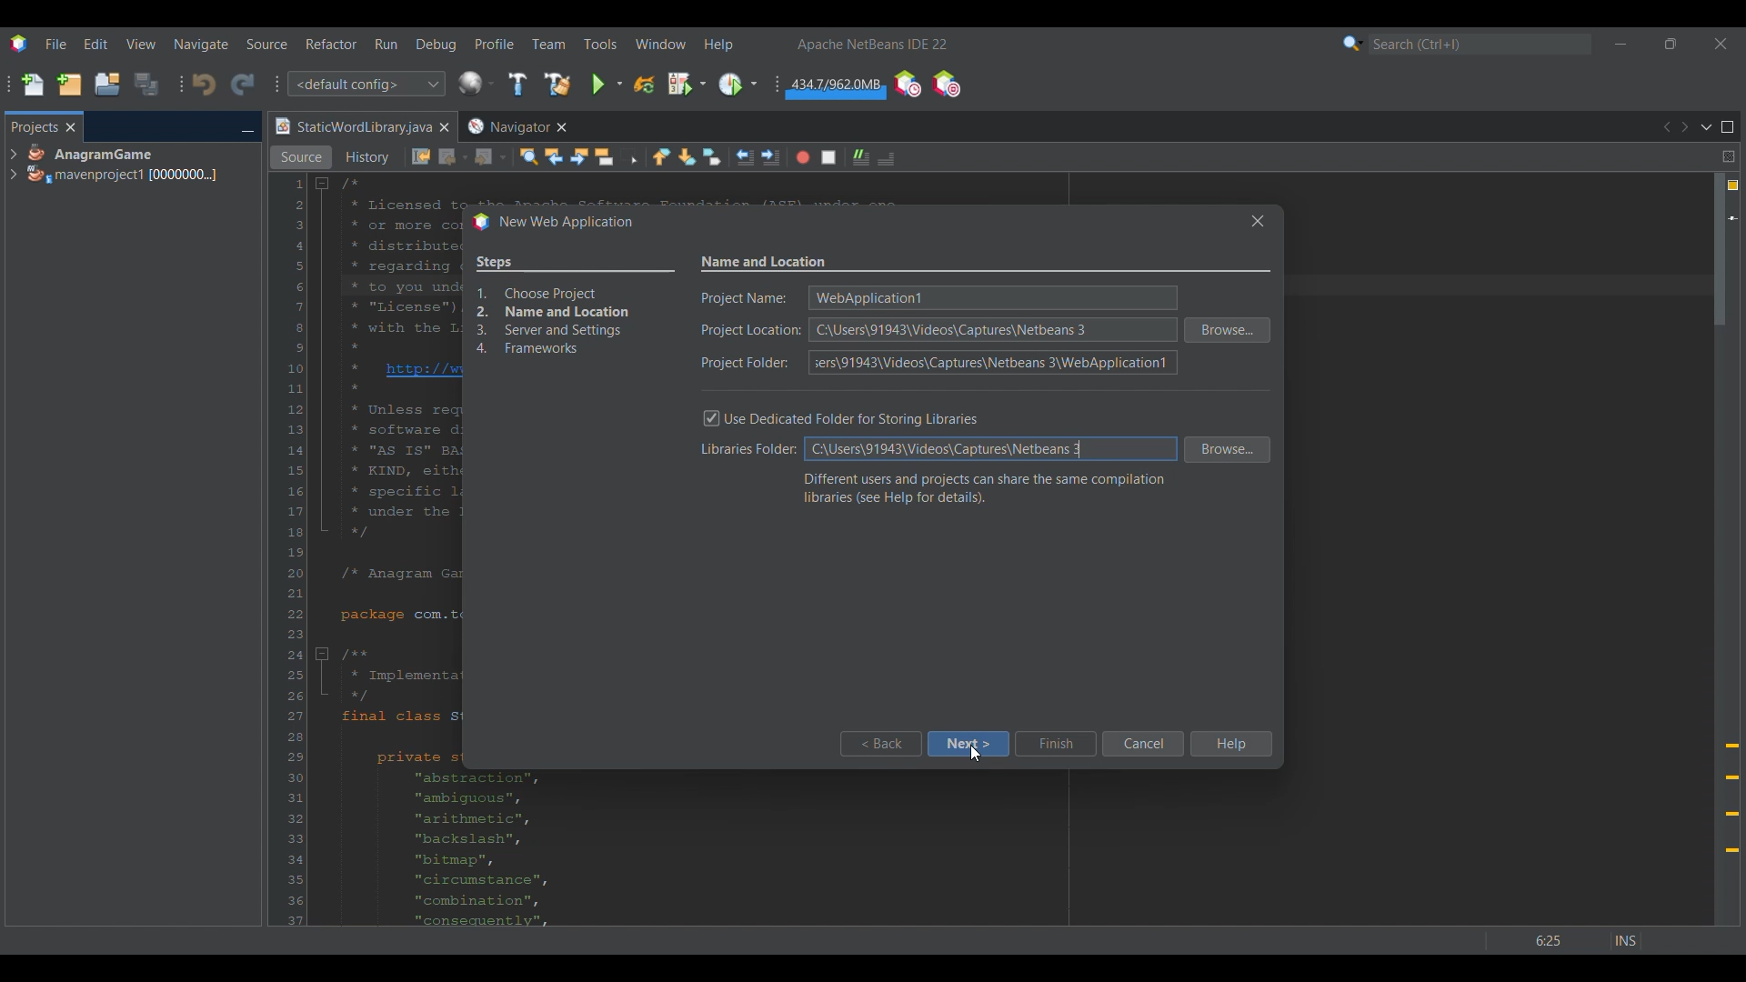  Describe the element at coordinates (1732, 798) in the screenshot. I see `Add @override annotation` at that location.